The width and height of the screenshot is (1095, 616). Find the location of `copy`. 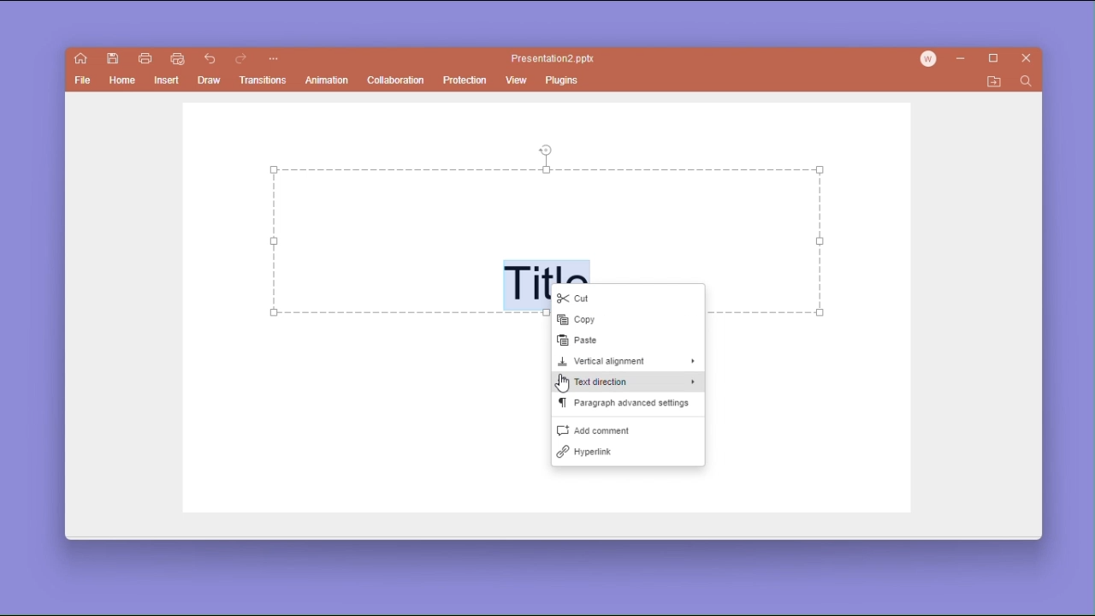

copy is located at coordinates (628, 321).